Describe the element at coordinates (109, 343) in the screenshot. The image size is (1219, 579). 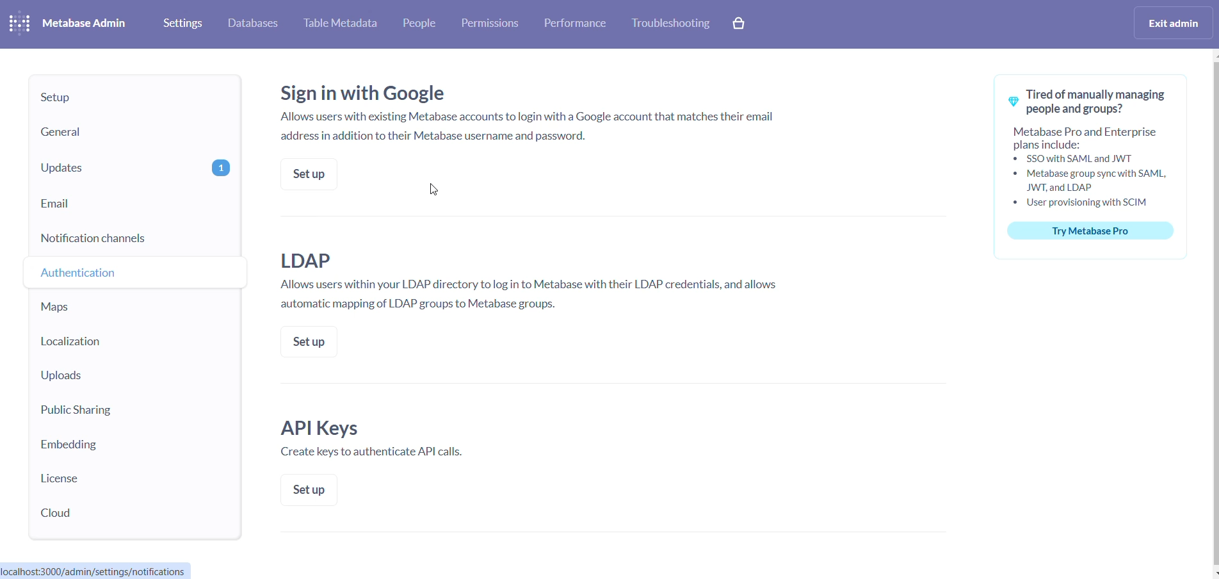
I see `localization` at that location.